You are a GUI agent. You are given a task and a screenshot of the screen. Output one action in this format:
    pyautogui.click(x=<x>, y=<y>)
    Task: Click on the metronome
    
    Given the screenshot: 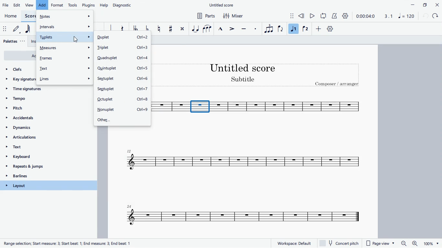 What is the action you would take?
    pyautogui.click(x=335, y=16)
    